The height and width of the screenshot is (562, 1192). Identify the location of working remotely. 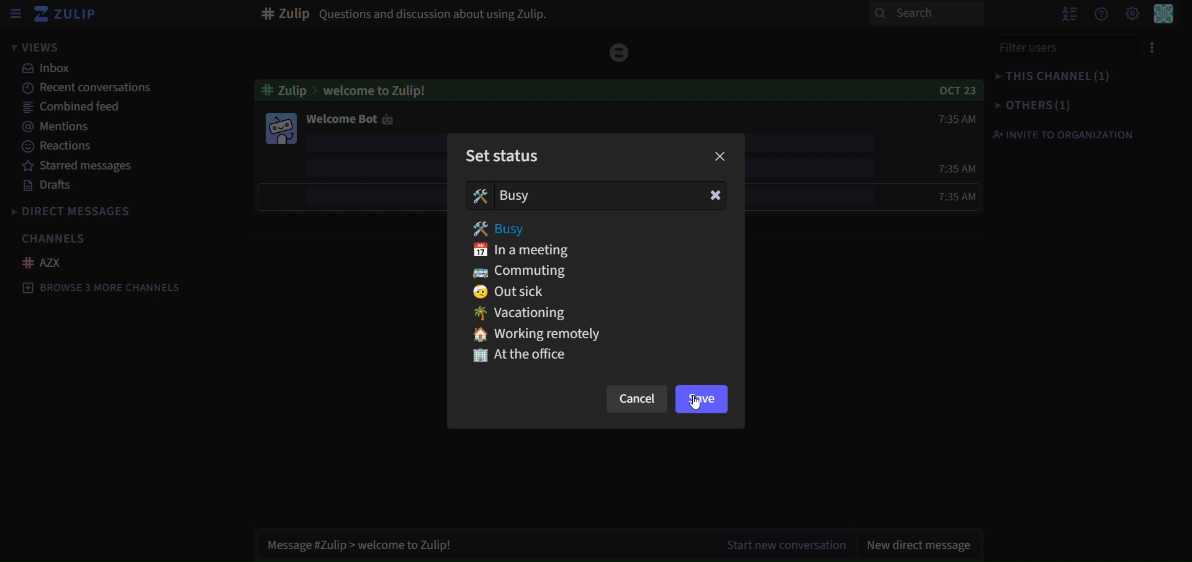
(553, 334).